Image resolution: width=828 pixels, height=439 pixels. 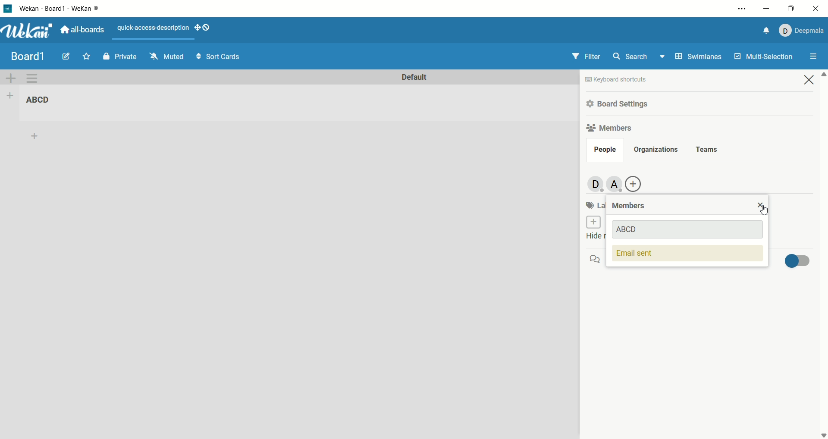 I want to click on all boards, so click(x=82, y=29).